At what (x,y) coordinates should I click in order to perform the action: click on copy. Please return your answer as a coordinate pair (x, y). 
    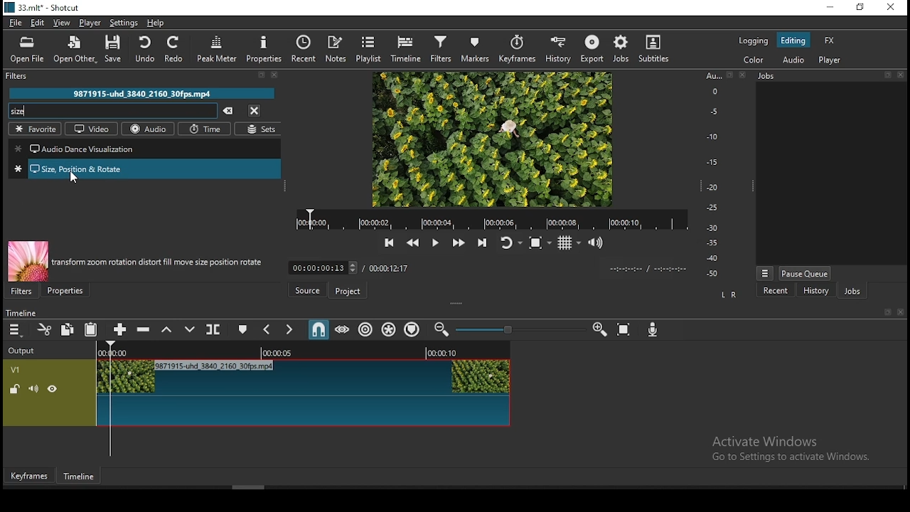
    Looking at the image, I should click on (68, 331).